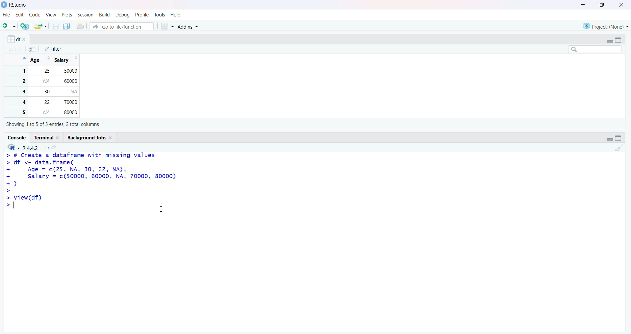 This screenshot has width=631, height=334. What do you see at coordinates (124, 14) in the screenshot?
I see `Debug` at bounding box center [124, 14].